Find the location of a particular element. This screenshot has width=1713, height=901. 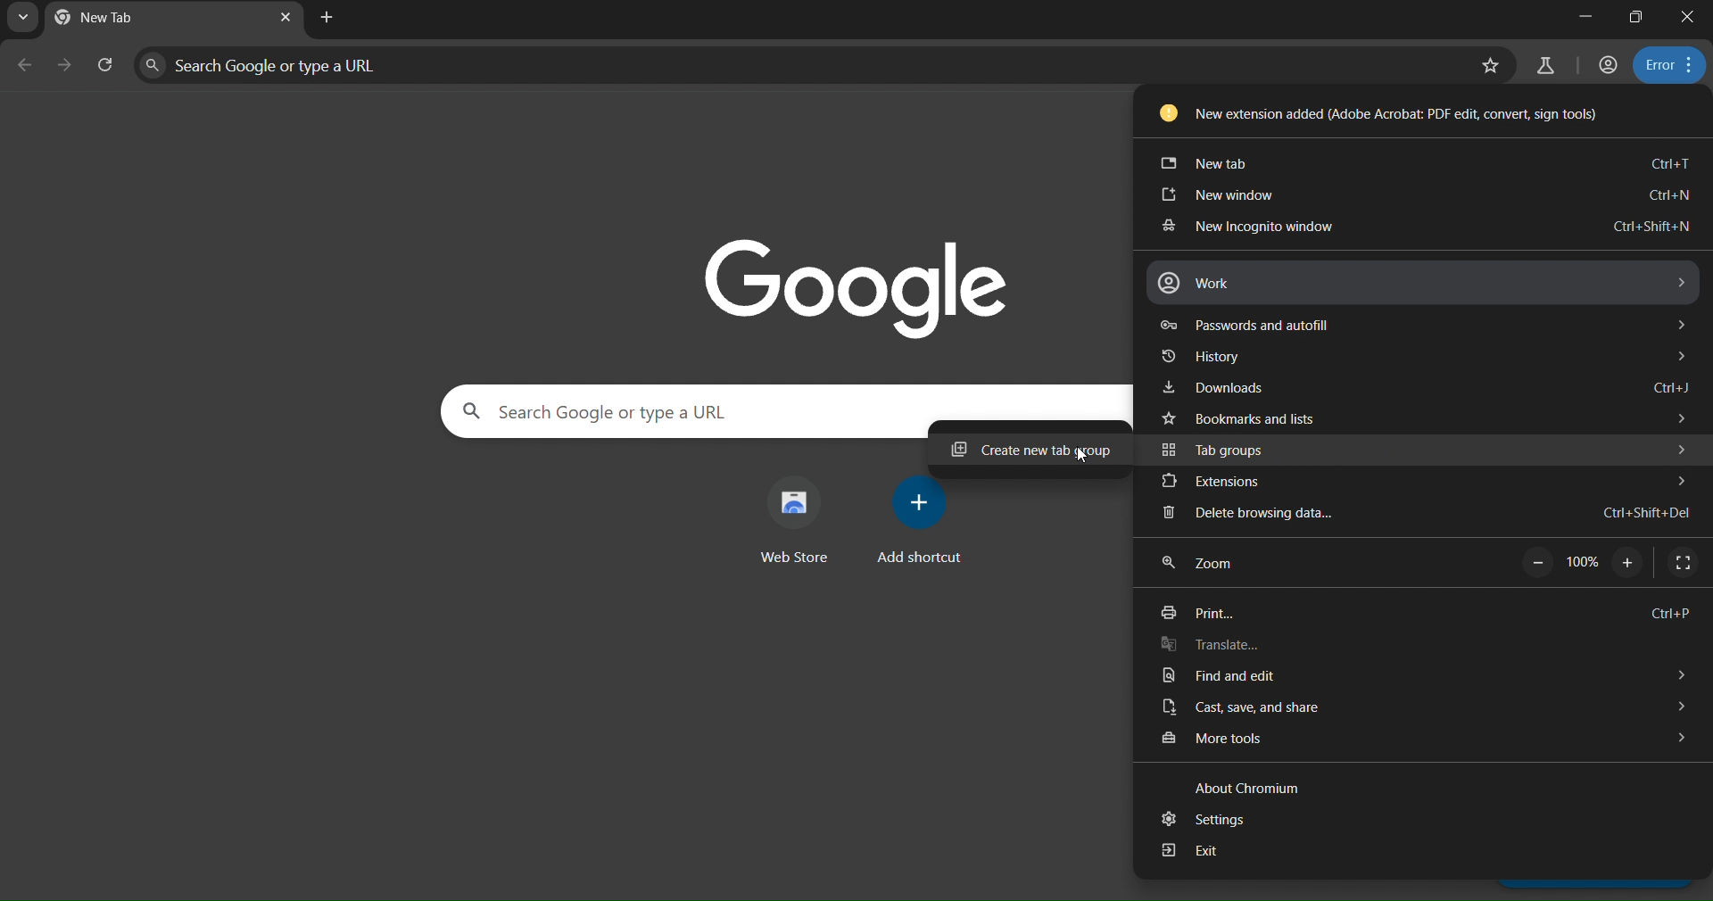

go forward one page is located at coordinates (63, 67).